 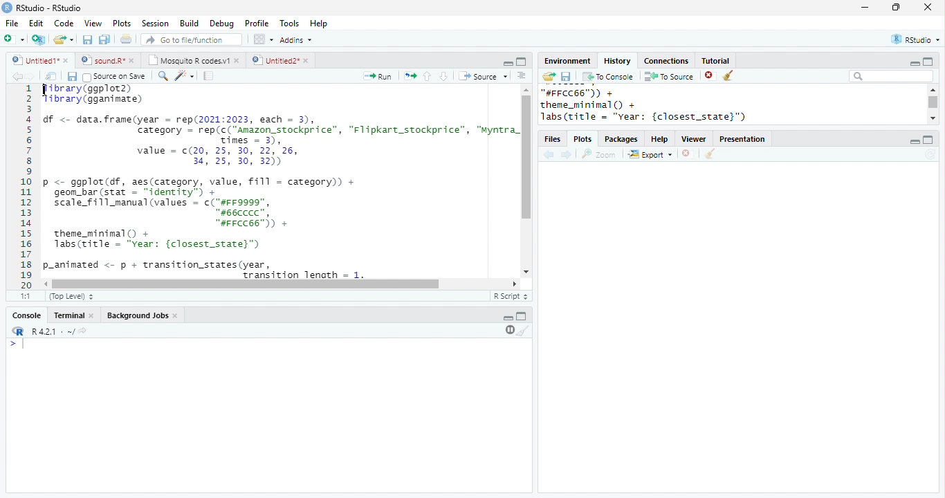 I want to click on close, so click(x=306, y=60).